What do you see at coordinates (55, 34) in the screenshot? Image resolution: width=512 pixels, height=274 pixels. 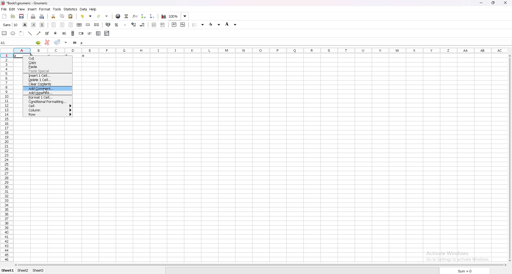 I see `radio button` at bounding box center [55, 34].